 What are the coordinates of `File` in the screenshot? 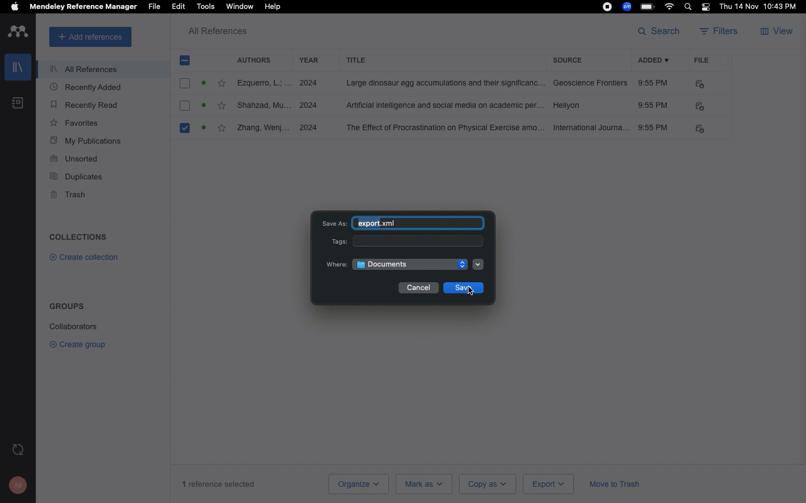 It's located at (702, 59).